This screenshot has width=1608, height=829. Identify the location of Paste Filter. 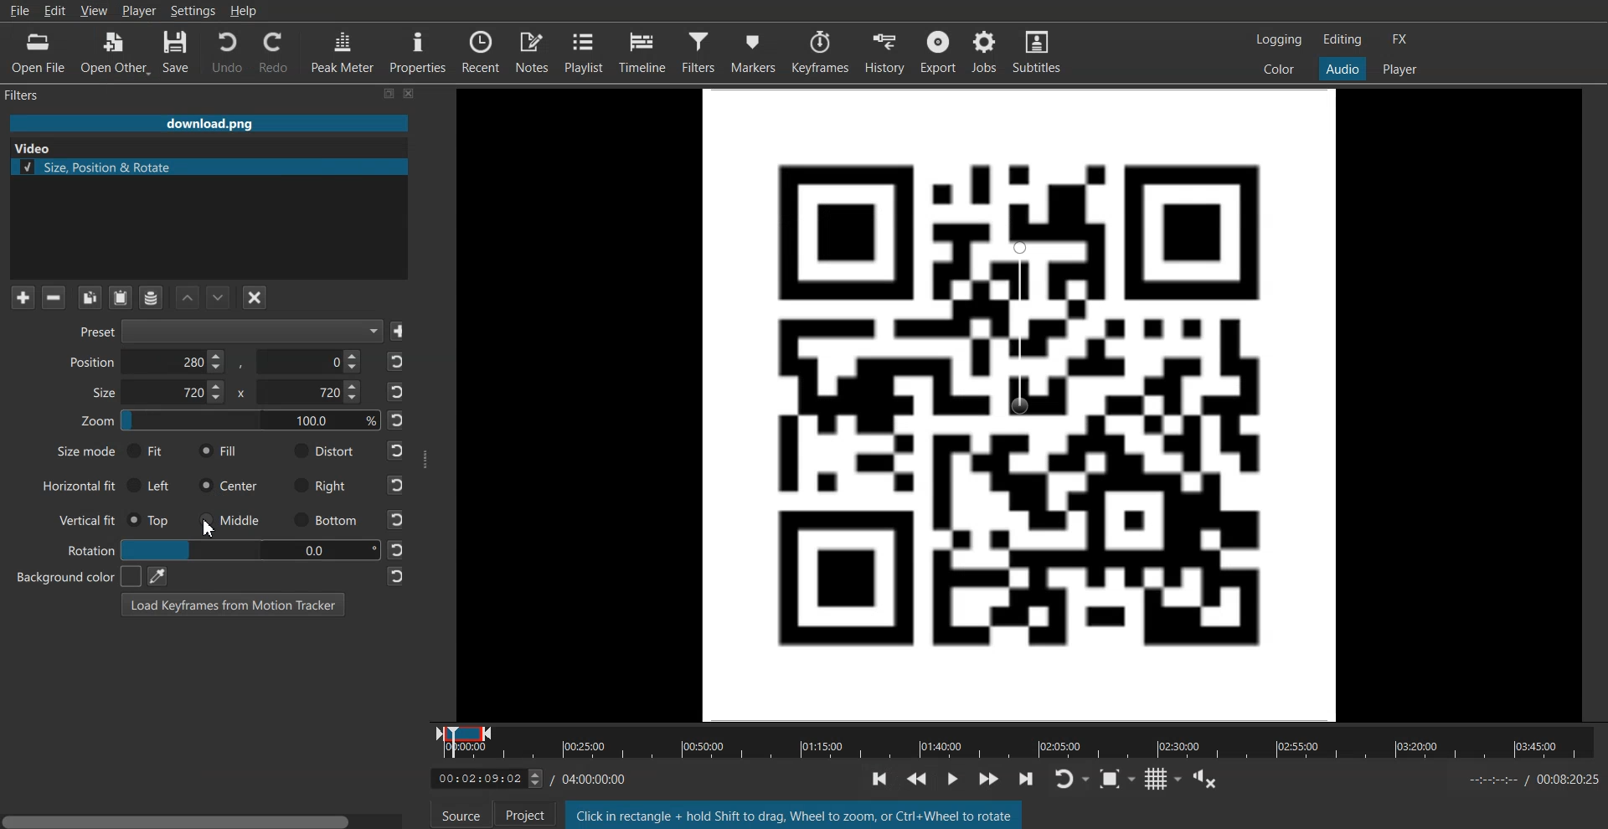
(122, 296).